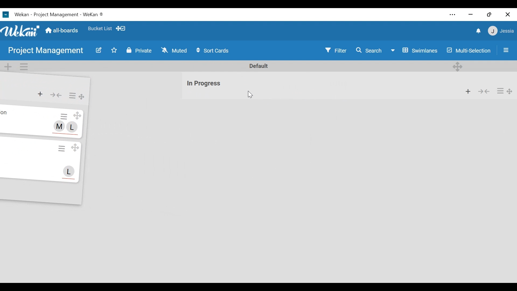  I want to click on Add card to the top of list, so click(40, 94).